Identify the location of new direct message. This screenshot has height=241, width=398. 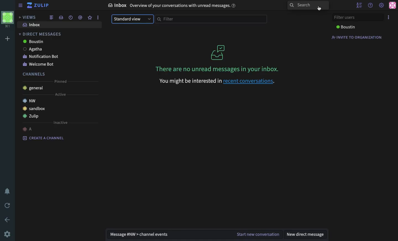
(306, 234).